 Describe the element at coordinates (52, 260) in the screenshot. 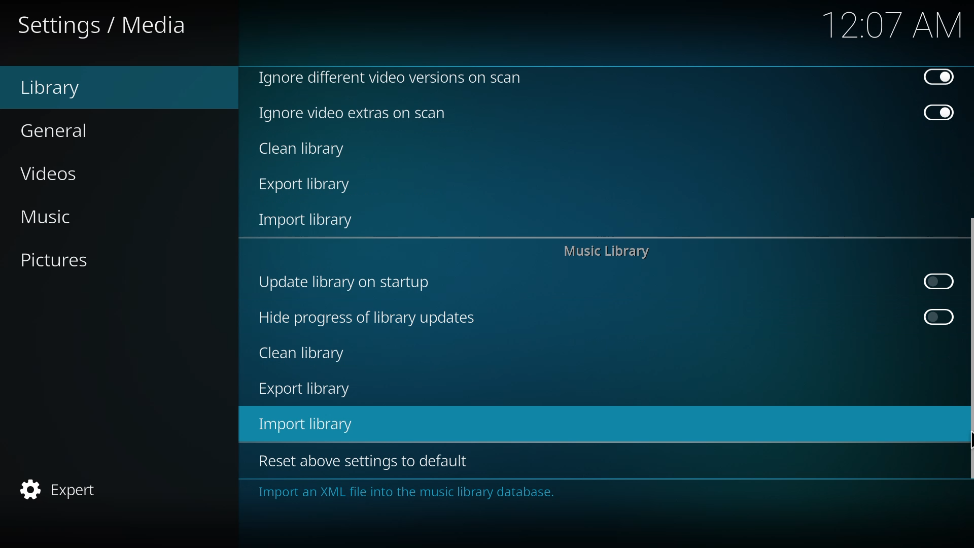

I see `pictures` at that location.